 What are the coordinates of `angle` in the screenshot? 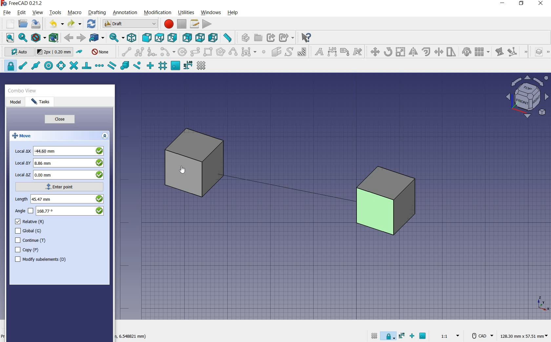 It's located at (59, 211).